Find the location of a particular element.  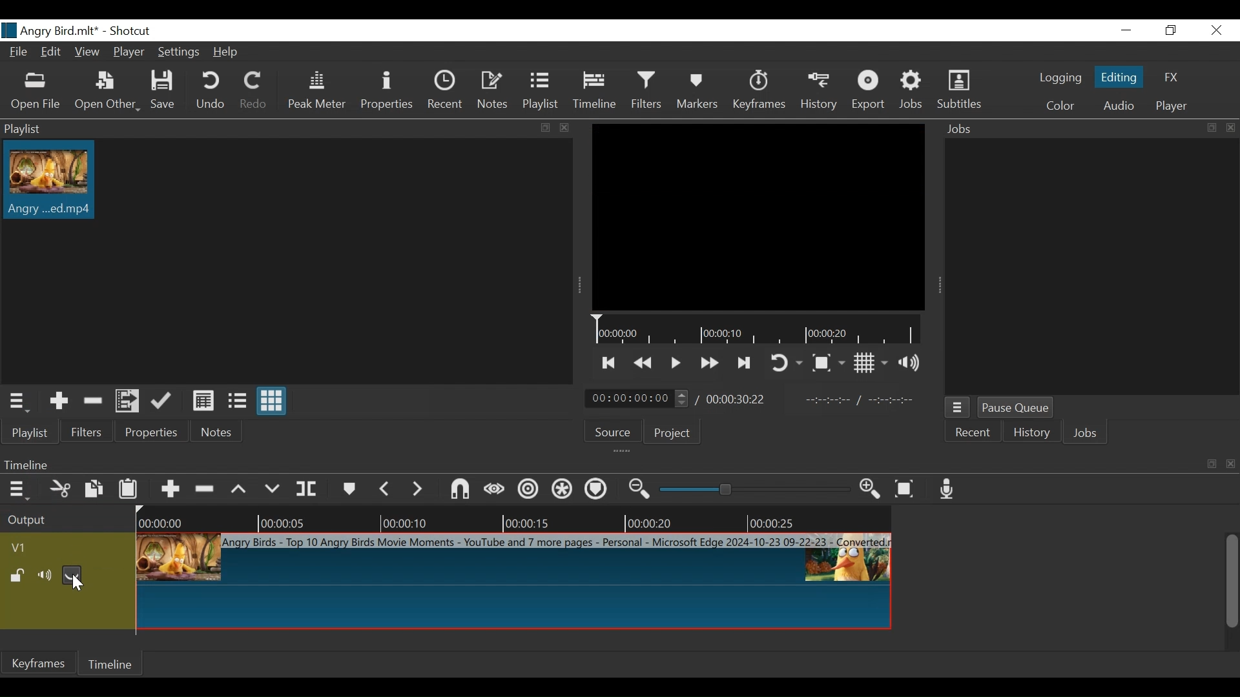

View is located at coordinates (88, 52).